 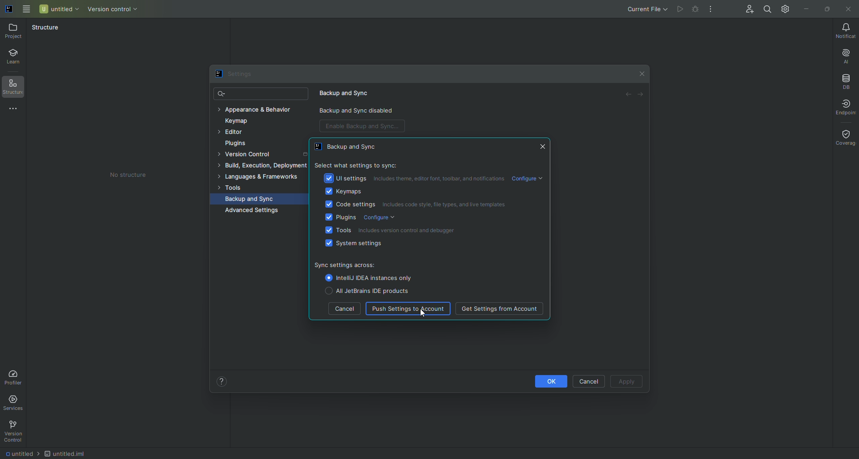 What do you see at coordinates (136, 175) in the screenshot?
I see `No structure` at bounding box center [136, 175].